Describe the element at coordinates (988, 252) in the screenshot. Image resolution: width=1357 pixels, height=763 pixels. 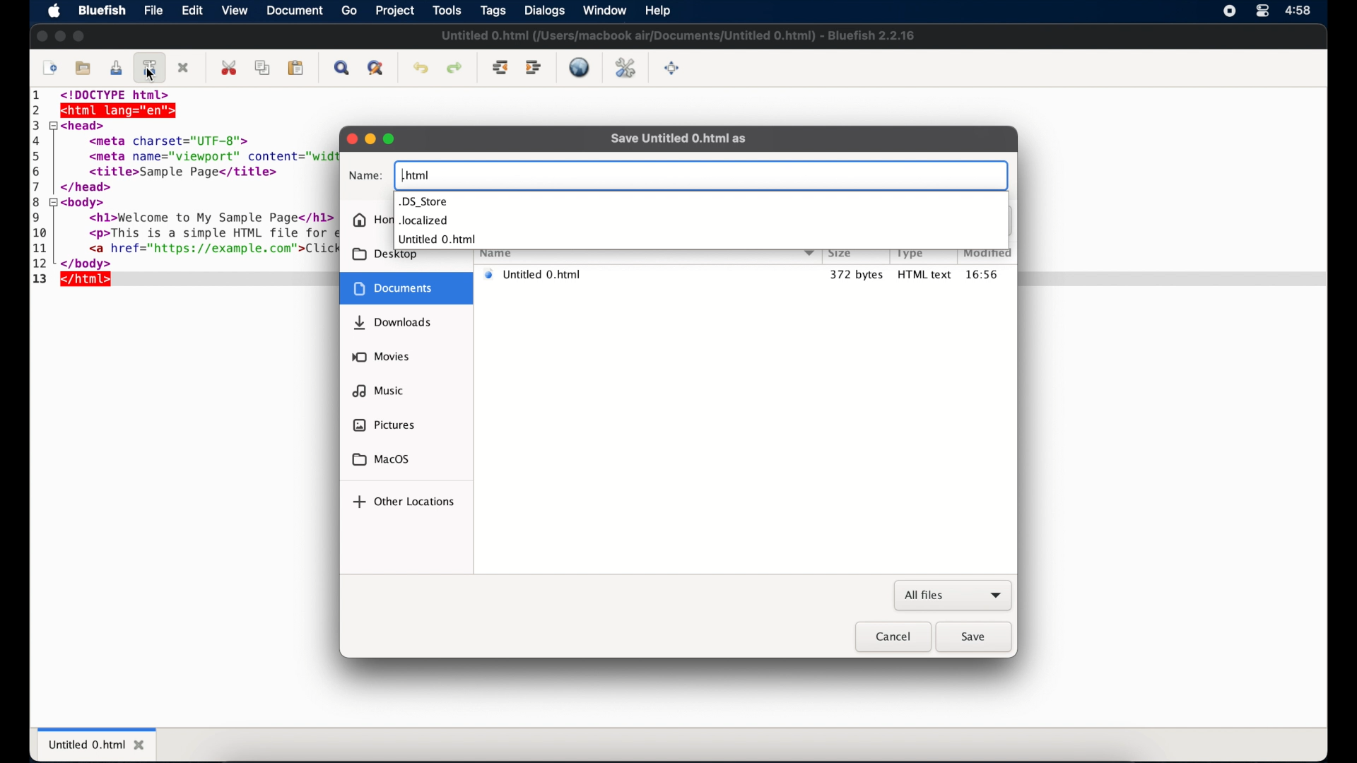
I see `modified` at that location.